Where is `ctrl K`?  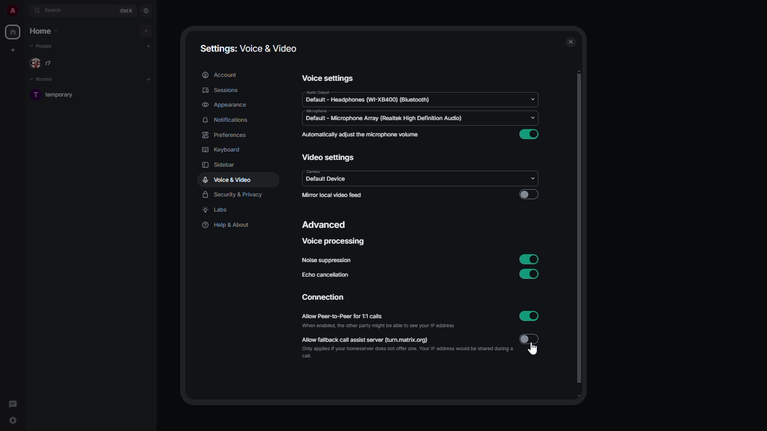 ctrl K is located at coordinates (127, 10).